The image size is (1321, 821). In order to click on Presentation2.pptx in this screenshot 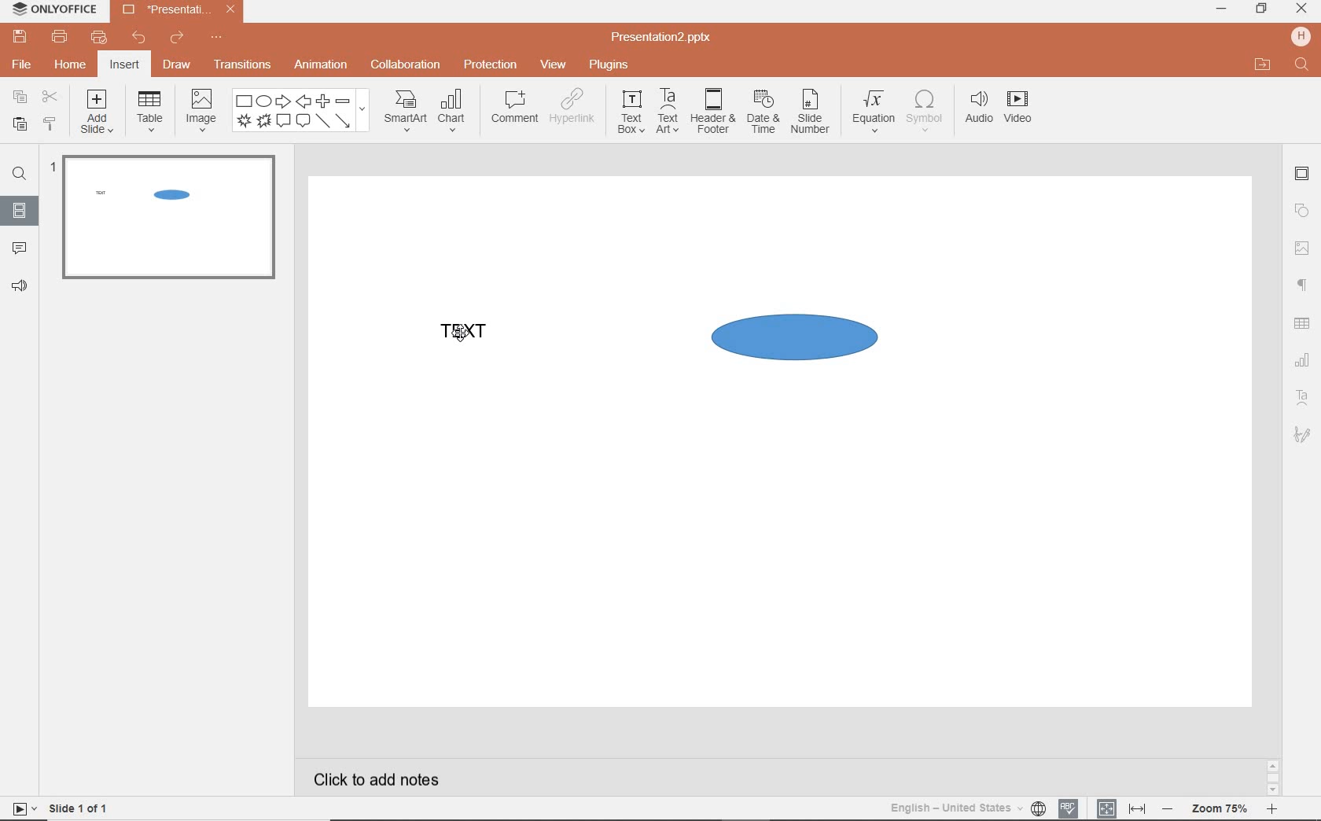, I will do `click(662, 38)`.